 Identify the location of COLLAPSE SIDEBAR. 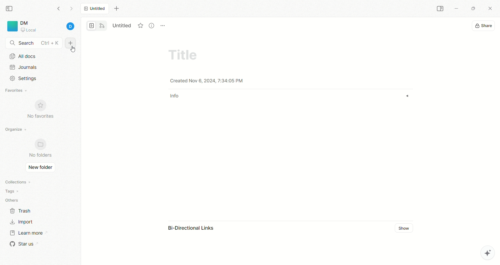
(440, 9).